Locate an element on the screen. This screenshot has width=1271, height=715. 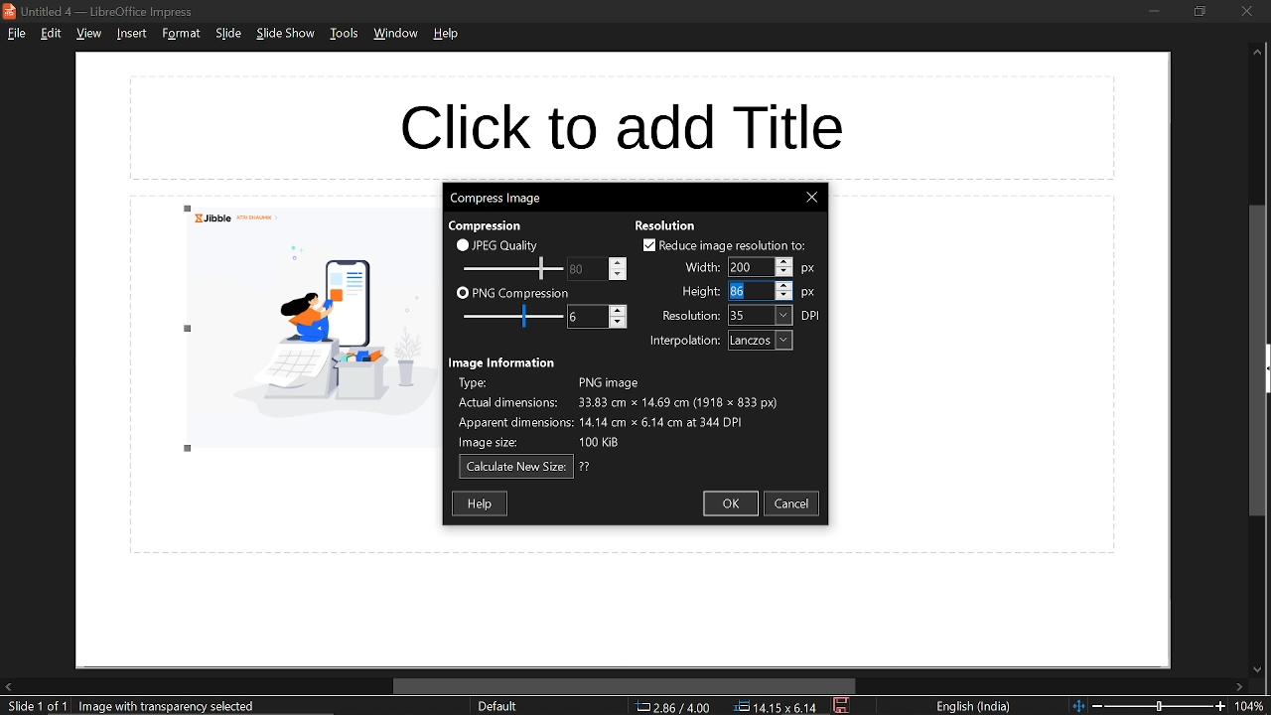
resolution unit: DPI is located at coordinates (812, 316).